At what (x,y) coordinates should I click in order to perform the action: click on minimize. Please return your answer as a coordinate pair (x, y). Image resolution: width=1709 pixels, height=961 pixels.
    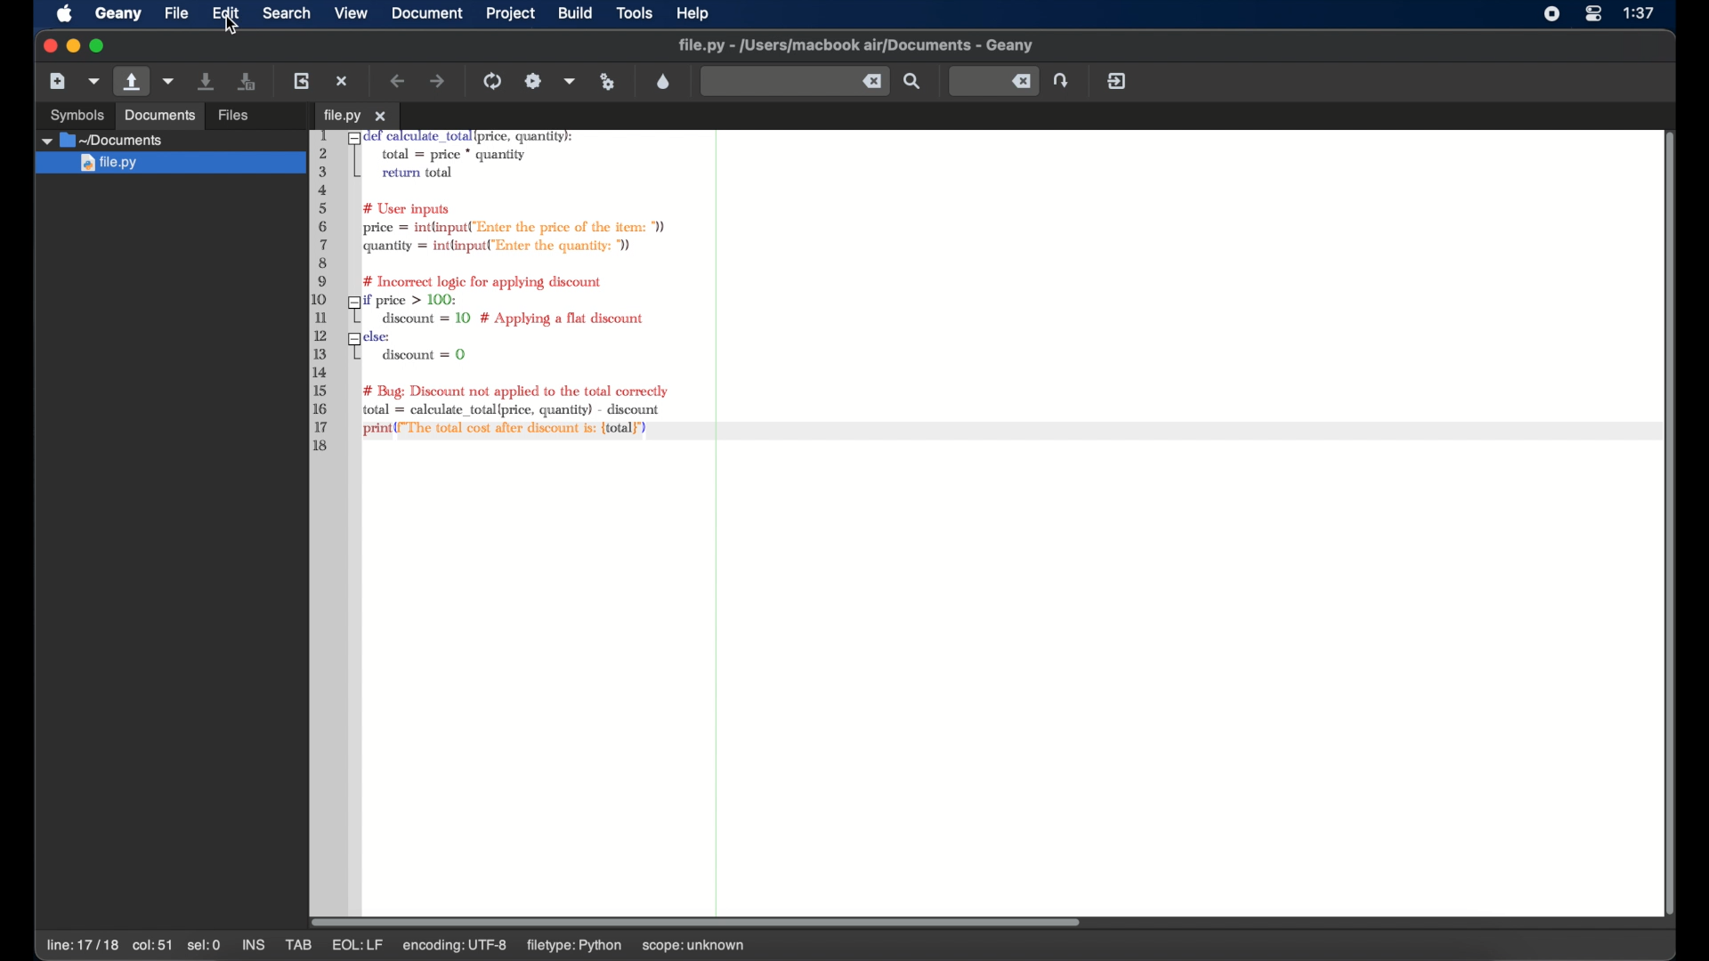
    Looking at the image, I should click on (73, 45).